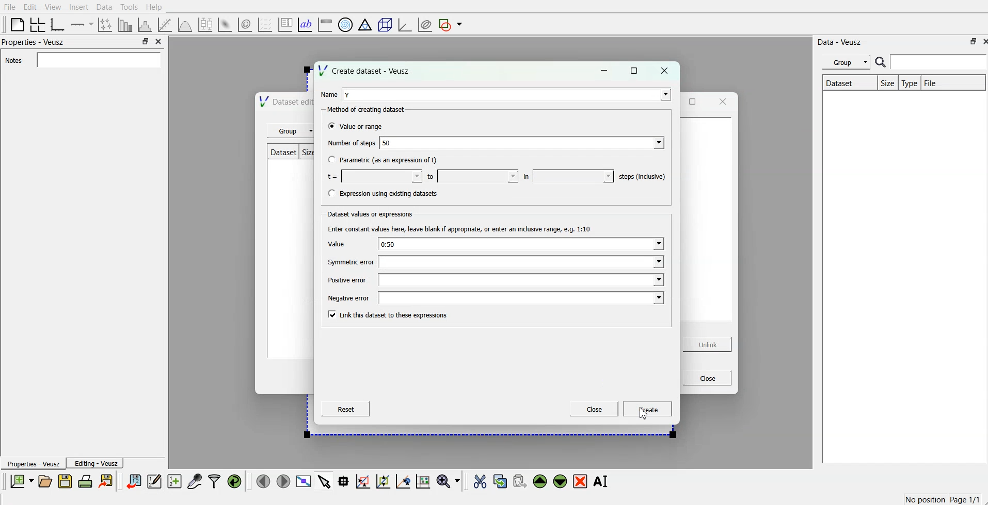 The height and width of the screenshot is (505, 988). Describe the element at coordinates (97, 463) in the screenshot. I see `Editing - Veusz` at that location.